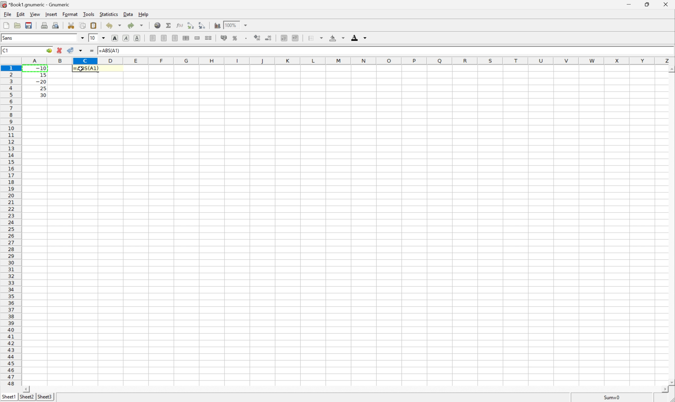 This screenshot has width=675, height=402. Describe the element at coordinates (310, 38) in the screenshot. I see `Borders` at that location.